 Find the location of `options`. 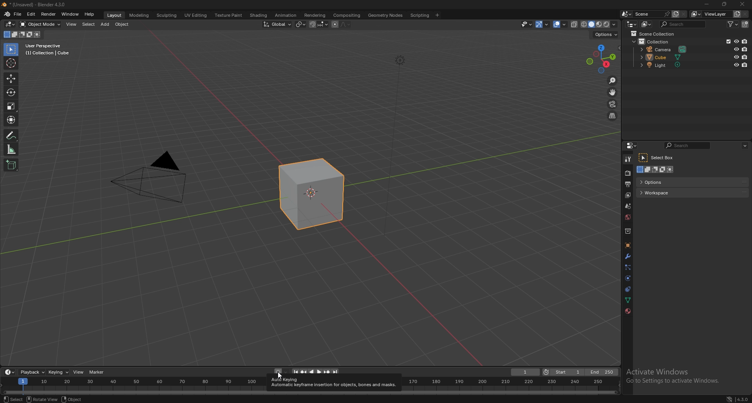

options is located at coordinates (746, 146).